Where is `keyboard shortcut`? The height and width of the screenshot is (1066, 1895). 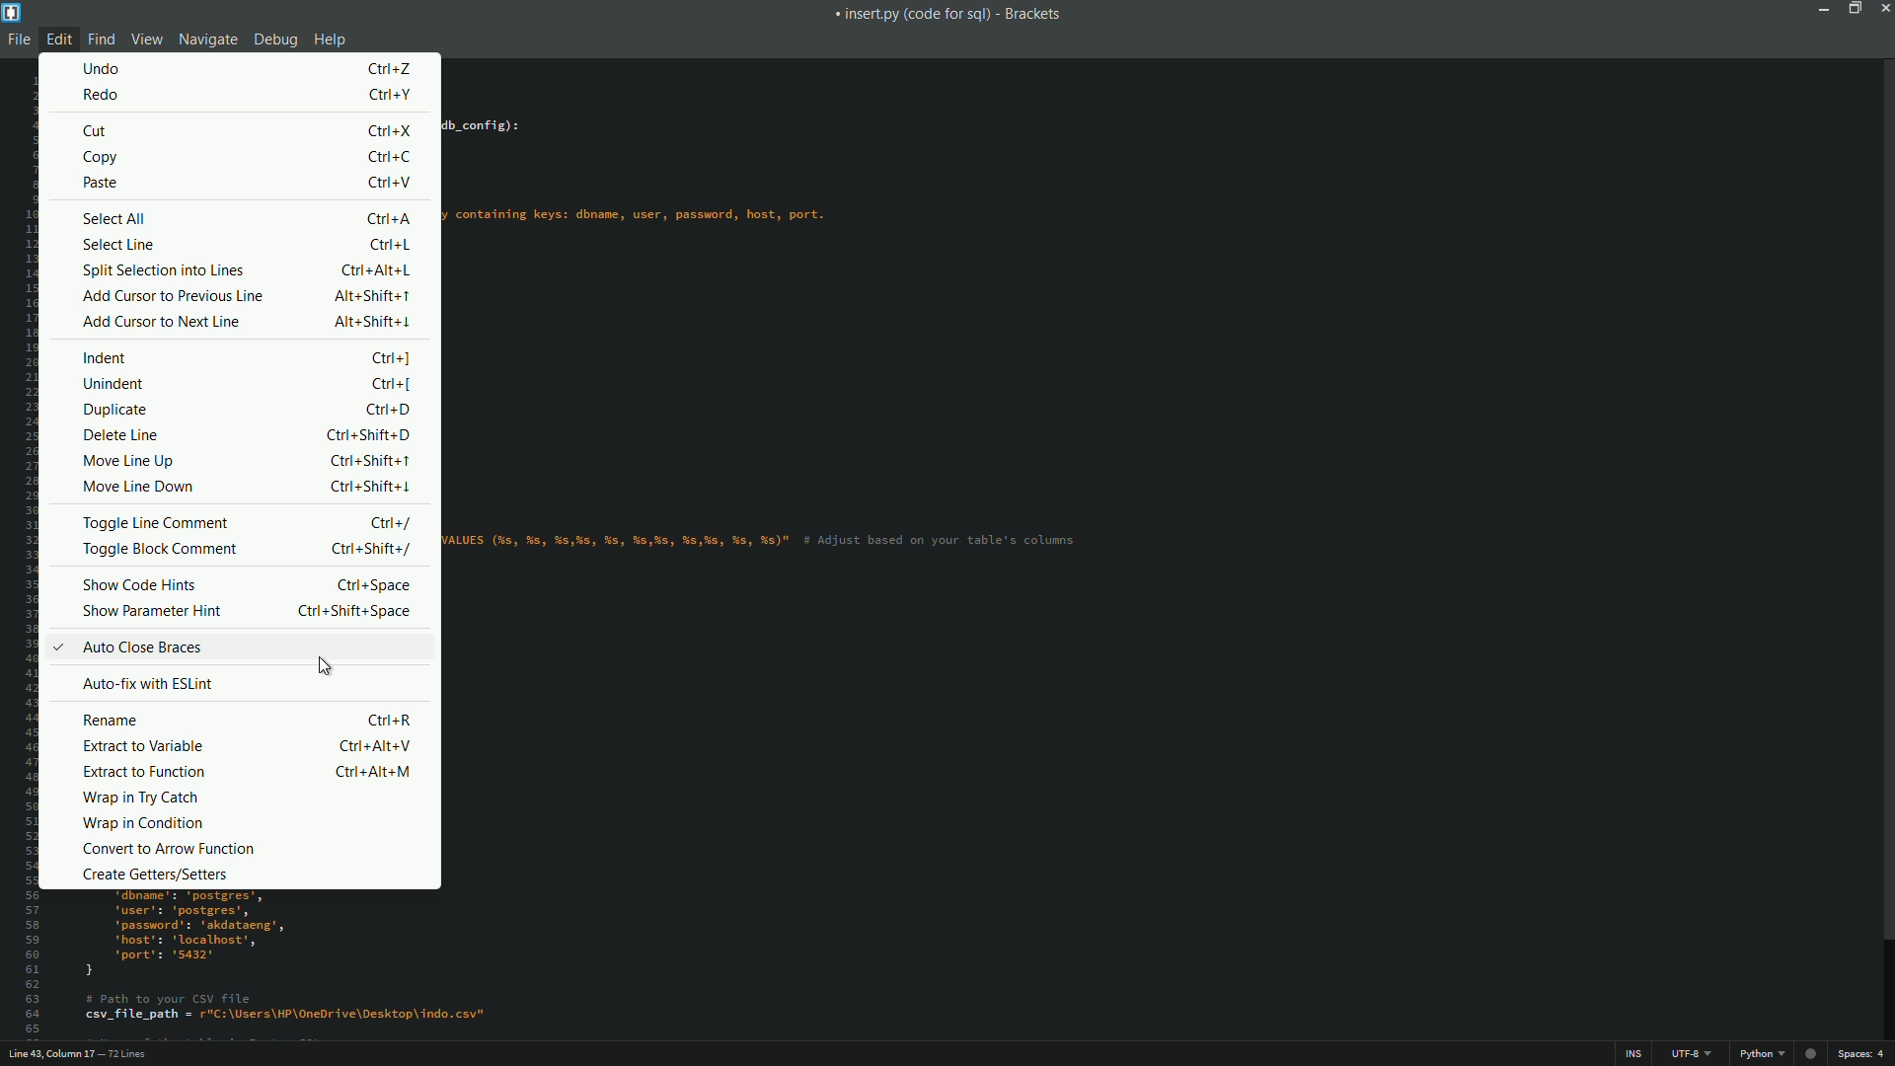 keyboard shortcut is located at coordinates (368, 461).